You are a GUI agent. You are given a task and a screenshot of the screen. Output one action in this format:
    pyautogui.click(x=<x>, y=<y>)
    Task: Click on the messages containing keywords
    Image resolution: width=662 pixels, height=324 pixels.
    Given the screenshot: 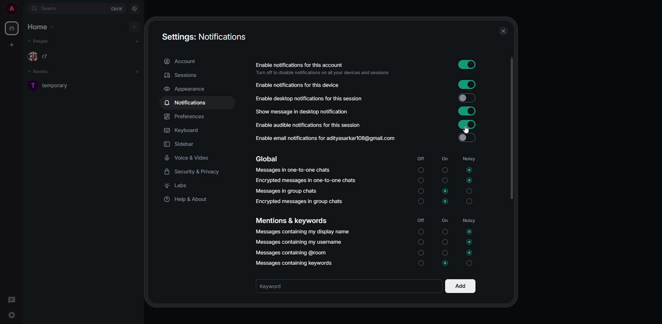 What is the action you would take?
    pyautogui.click(x=293, y=263)
    